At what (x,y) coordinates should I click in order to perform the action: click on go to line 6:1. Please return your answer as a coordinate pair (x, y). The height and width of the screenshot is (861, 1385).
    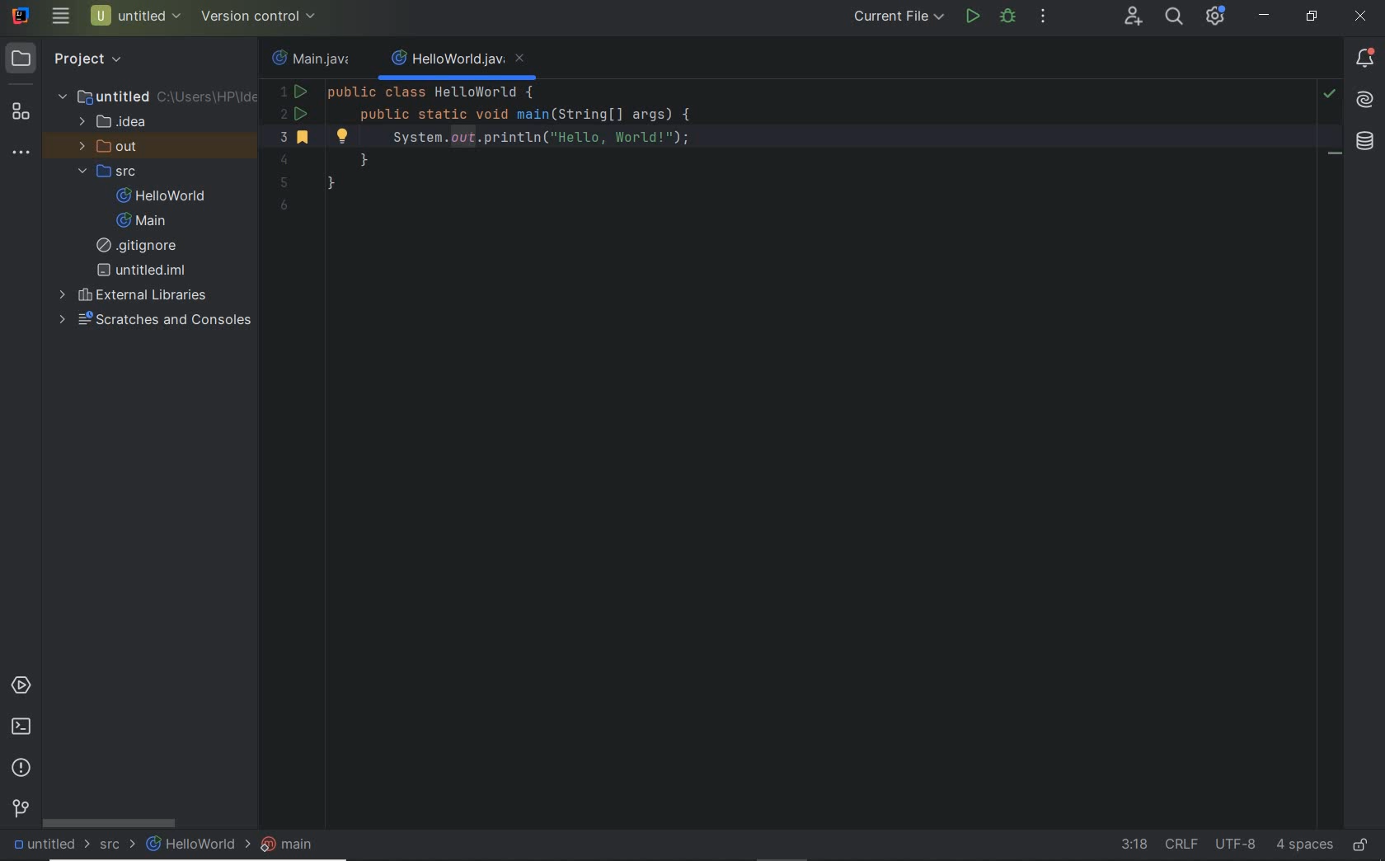
    Looking at the image, I should click on (1134, 845).